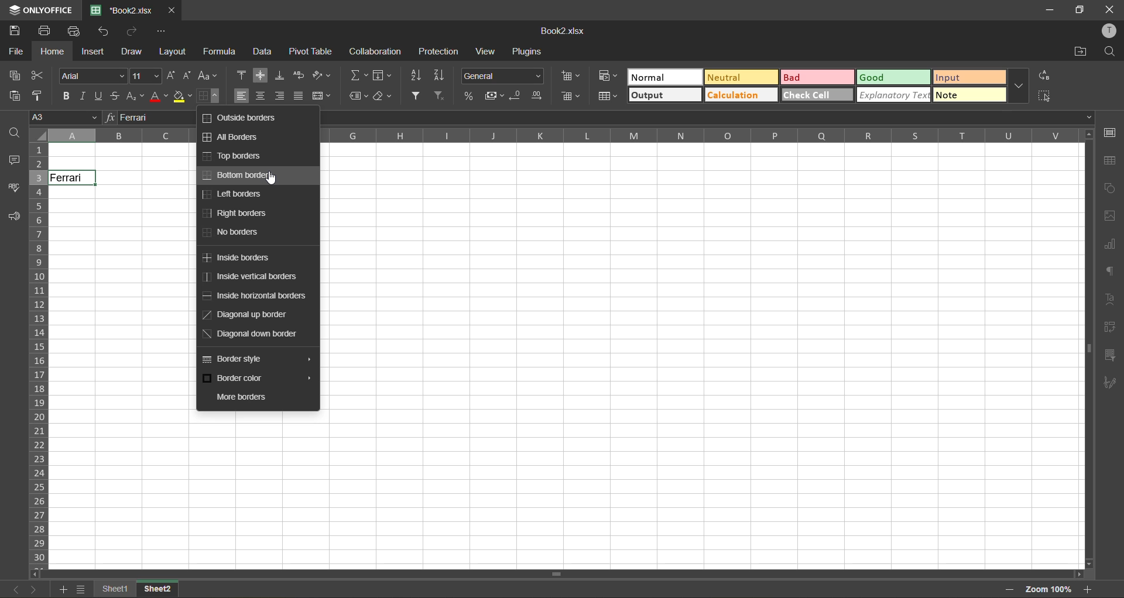  Describe the element at coordinates (525, 53) in the screenshot. I see `plugins` at that location.